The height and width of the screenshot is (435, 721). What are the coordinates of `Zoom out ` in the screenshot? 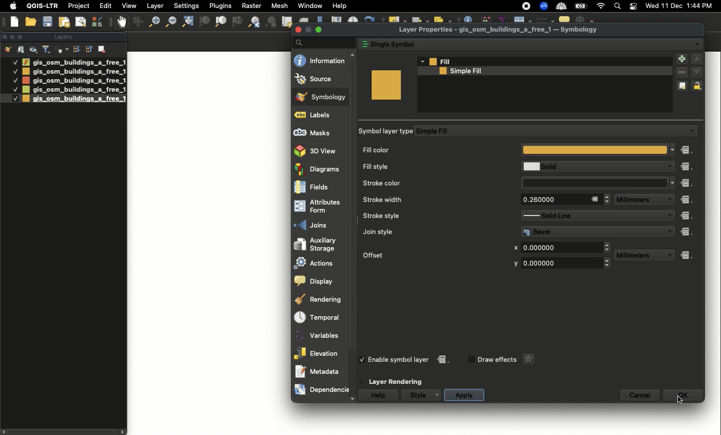 It's located at (170, 22).